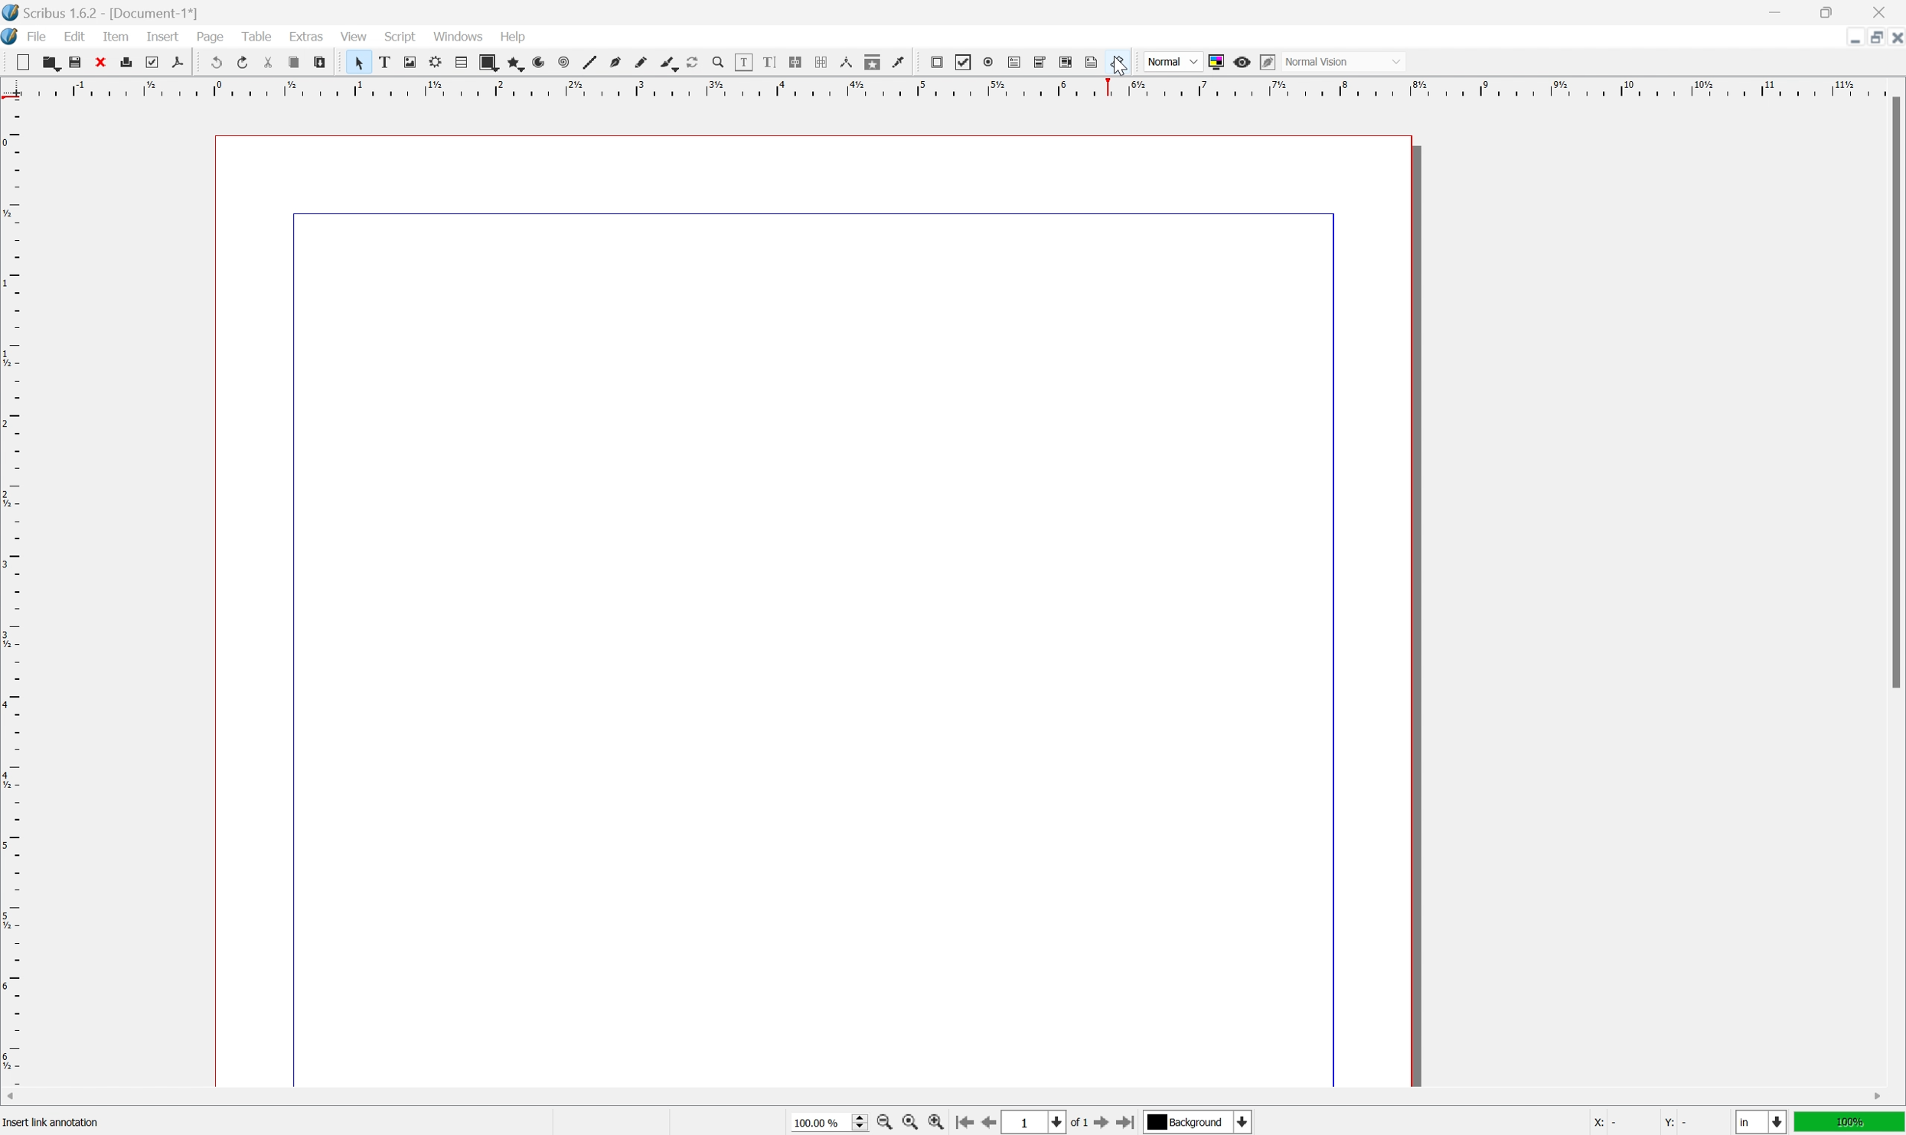 The height and width of the screenshot is (1135, 1906). Describe the element at coordinates (1040, 62) in the screenshot. I see `pdf combo box` at that location.